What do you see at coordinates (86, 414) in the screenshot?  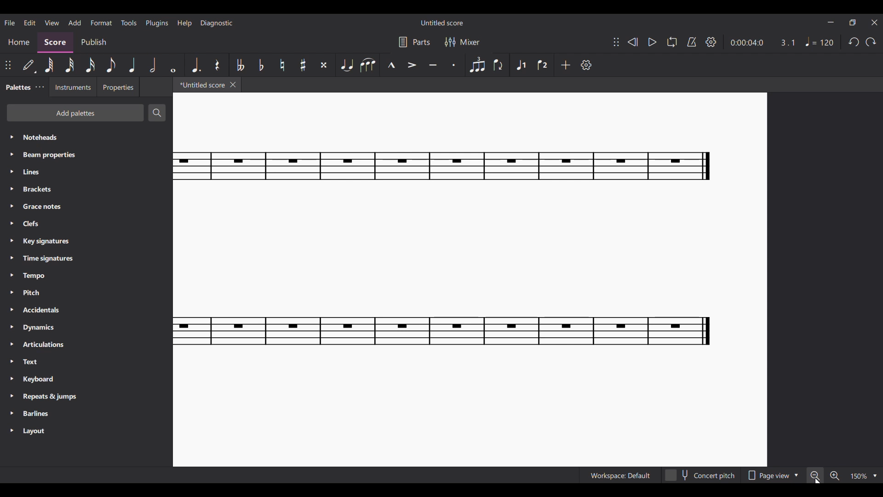 I see `Barlines` at bounding box center [86, 414].